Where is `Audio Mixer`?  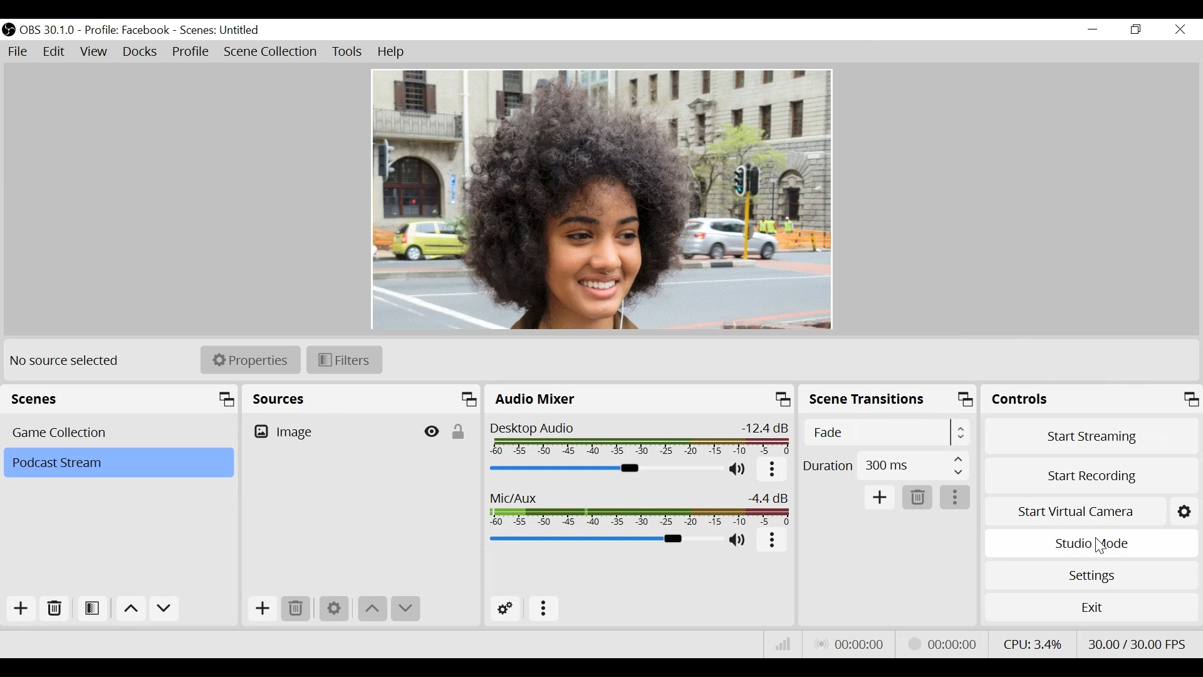
Audio Mixer is located at coordinates (638, 398).